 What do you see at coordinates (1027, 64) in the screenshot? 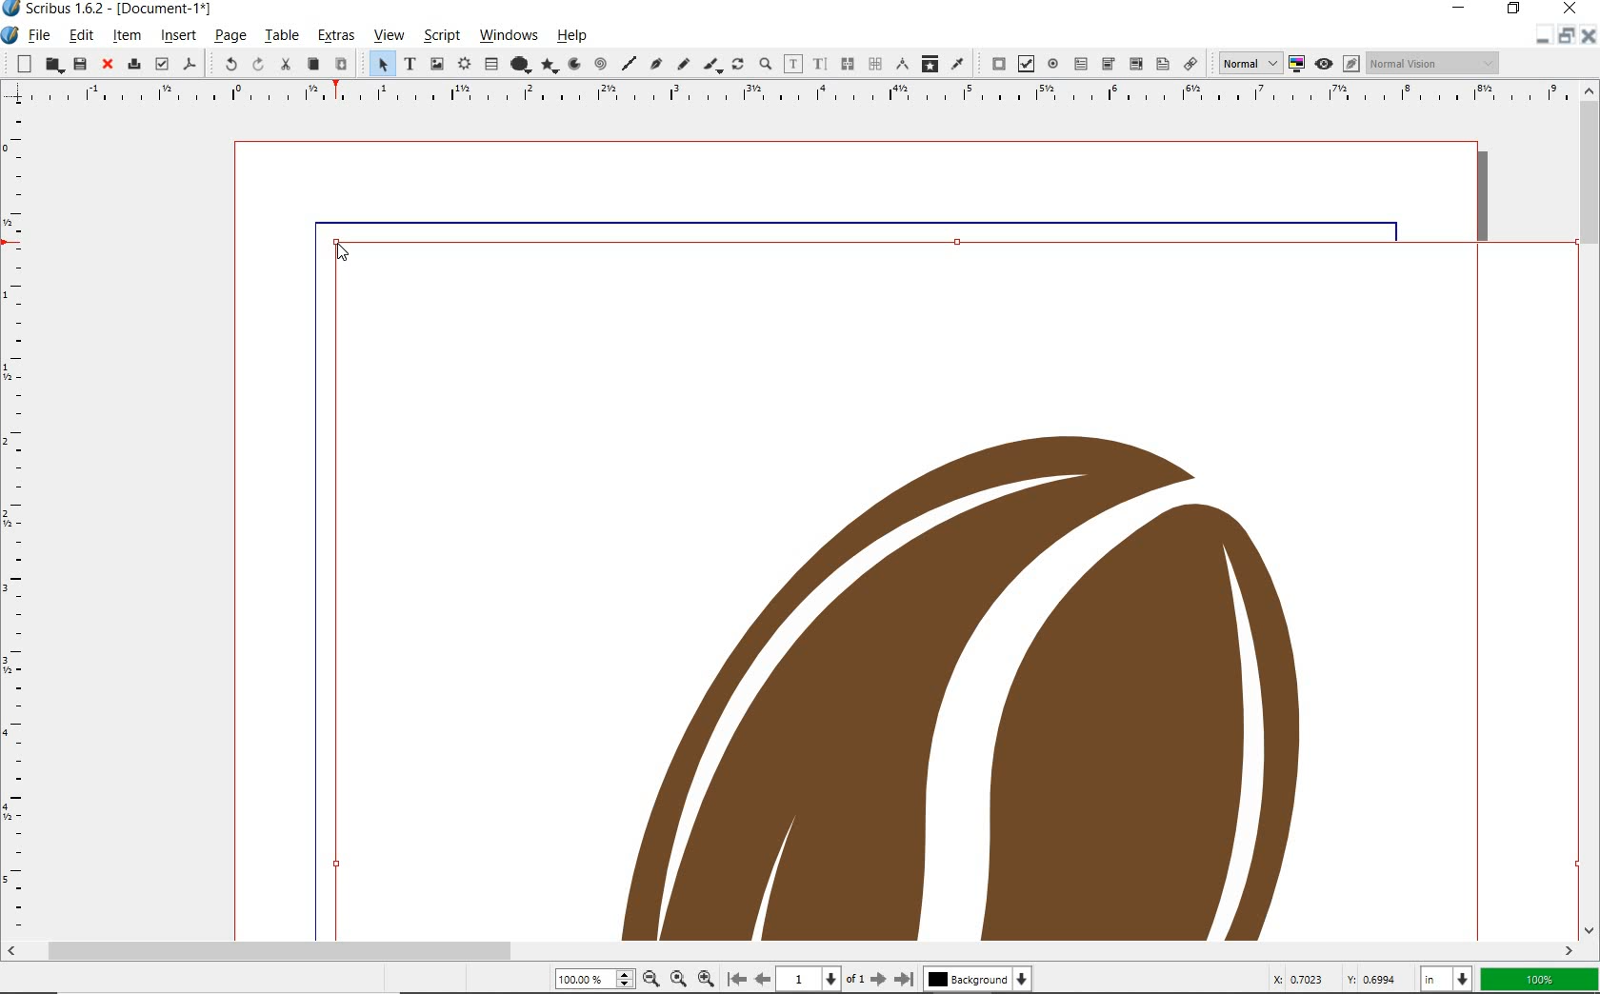
I see `pdf check box` at bounding box center [1027, 64].